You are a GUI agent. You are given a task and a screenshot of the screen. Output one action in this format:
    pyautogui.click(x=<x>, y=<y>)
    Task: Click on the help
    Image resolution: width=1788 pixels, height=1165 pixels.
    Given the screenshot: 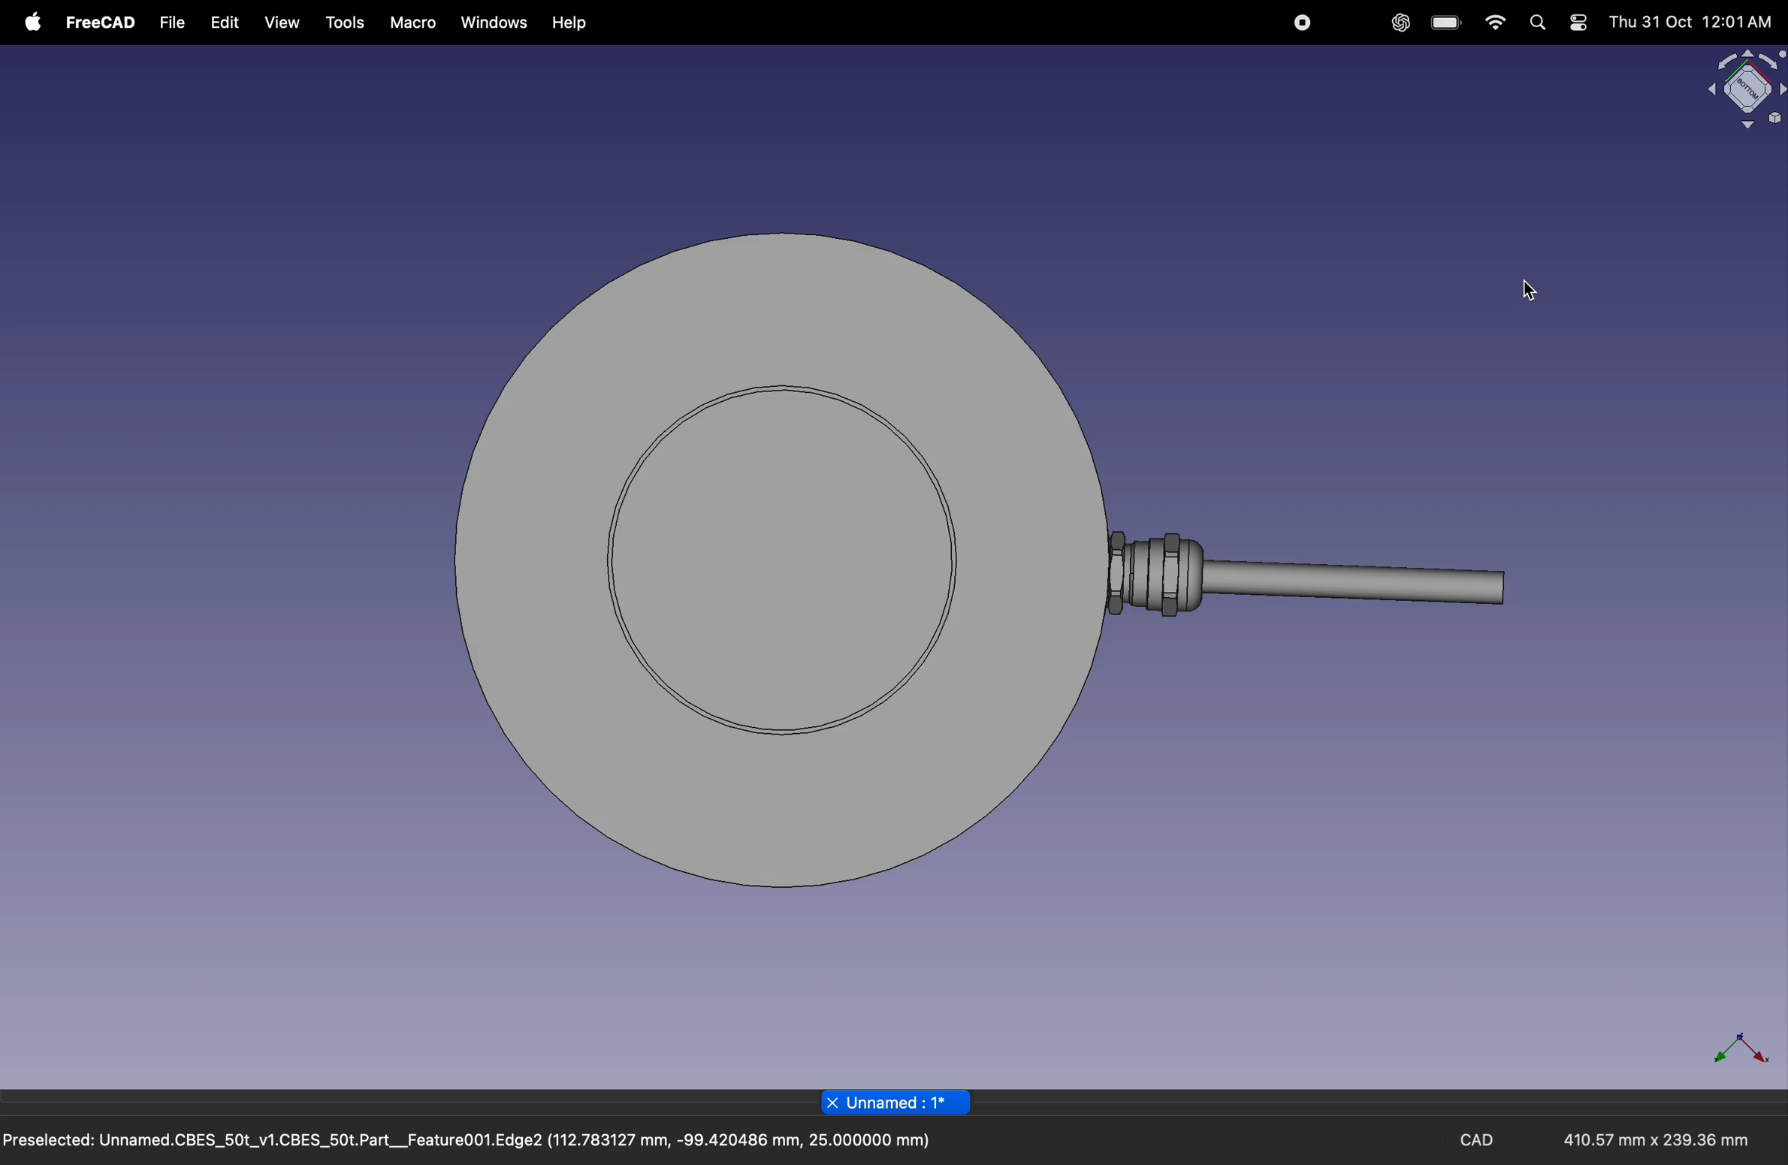 What is the action you would take?
    pyautogui.click(x=566, y=24)
    